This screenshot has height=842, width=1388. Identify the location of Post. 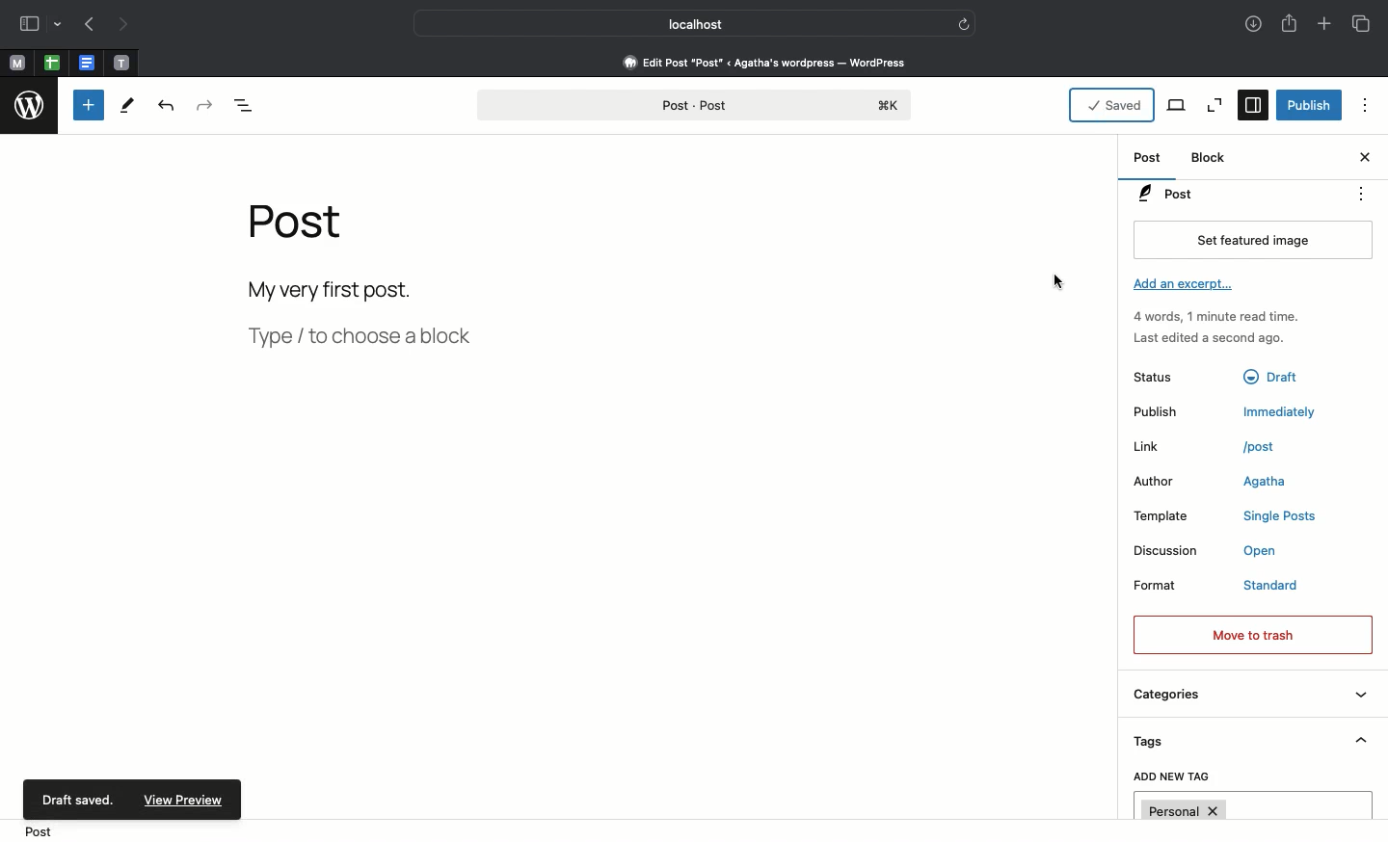
(698, 101).